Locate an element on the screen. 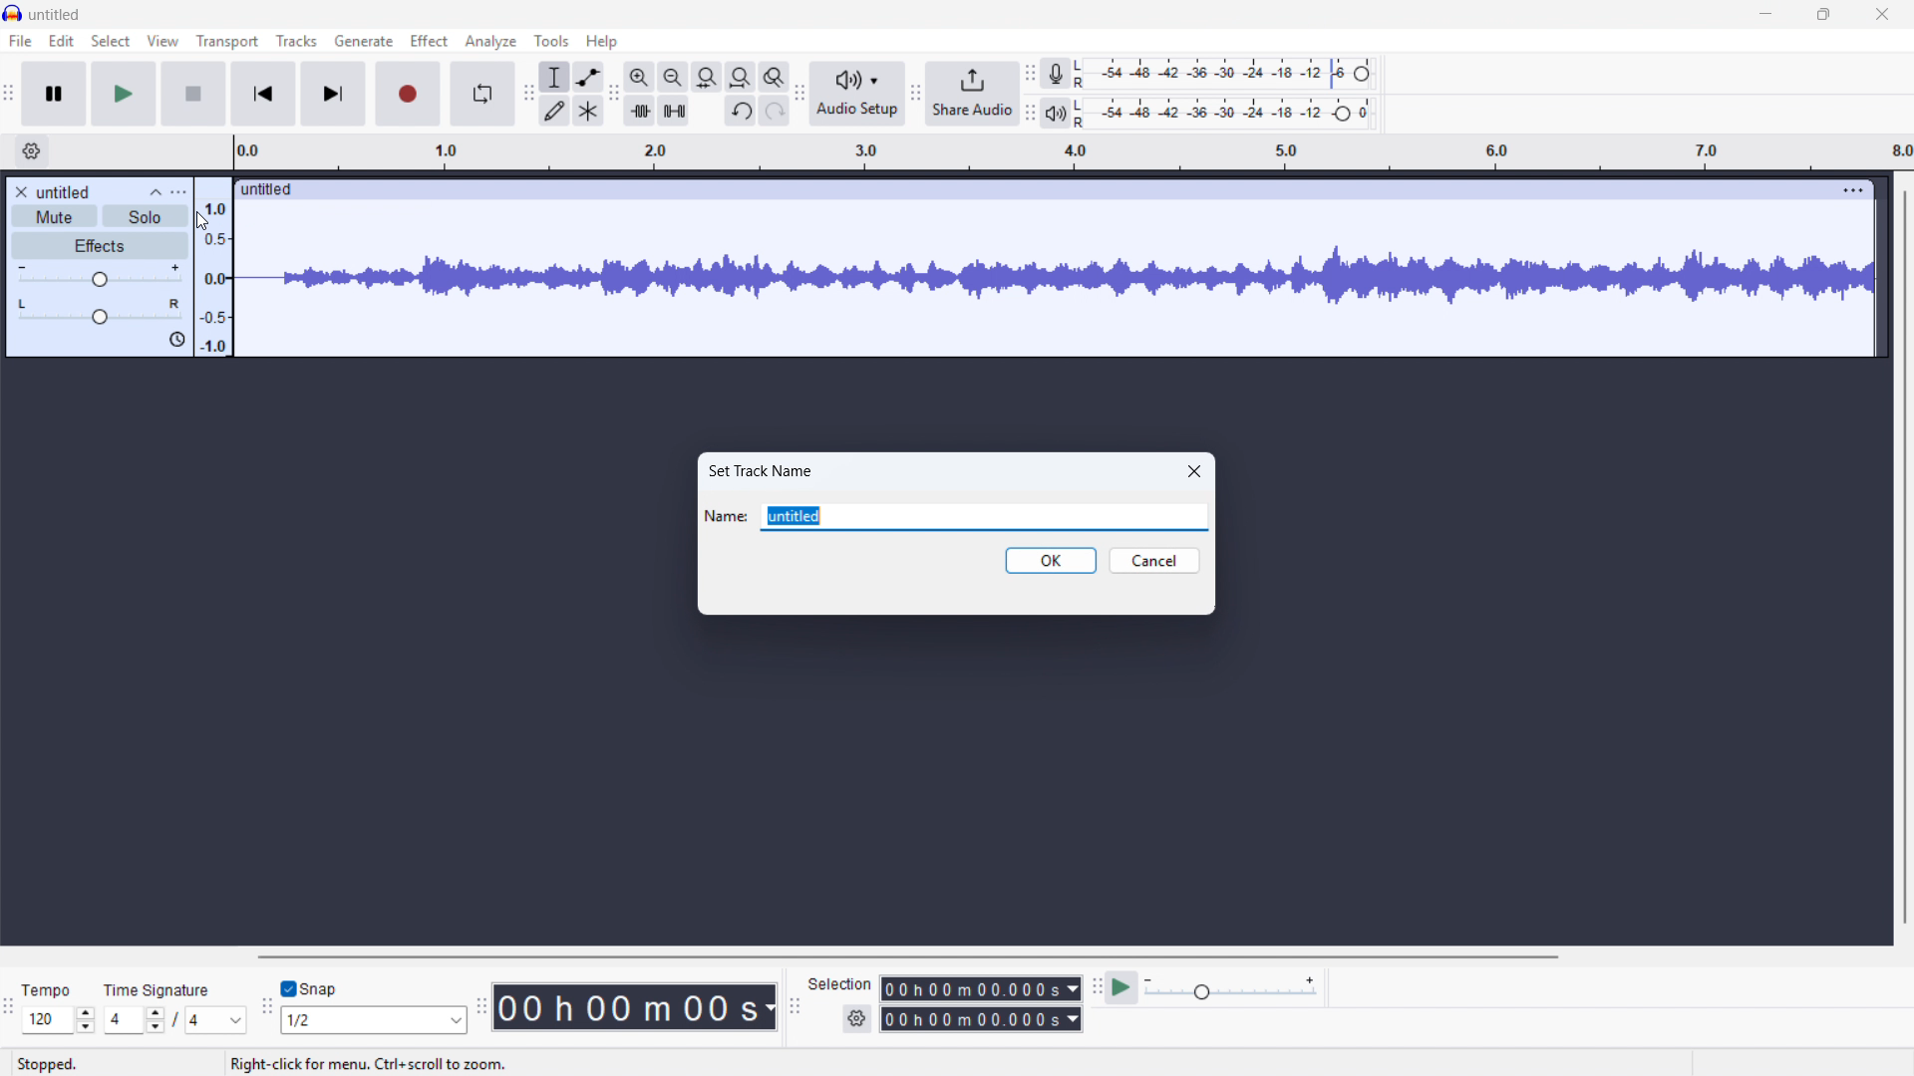  Playback metre toolbar  is located at coordinates (1031, 115).